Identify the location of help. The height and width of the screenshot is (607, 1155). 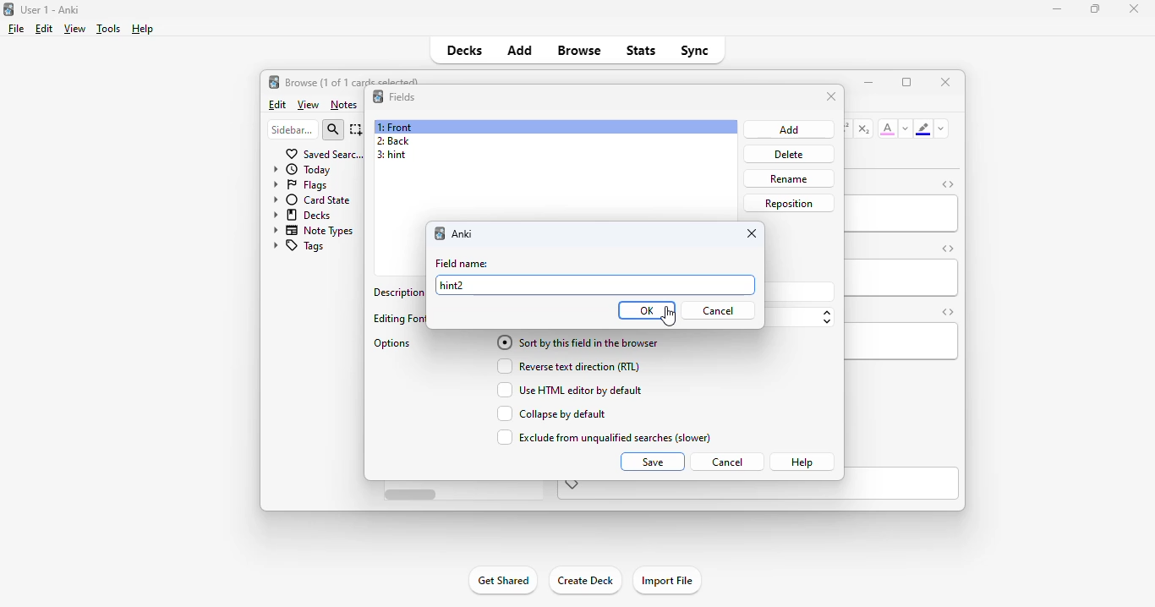
(141, 29).